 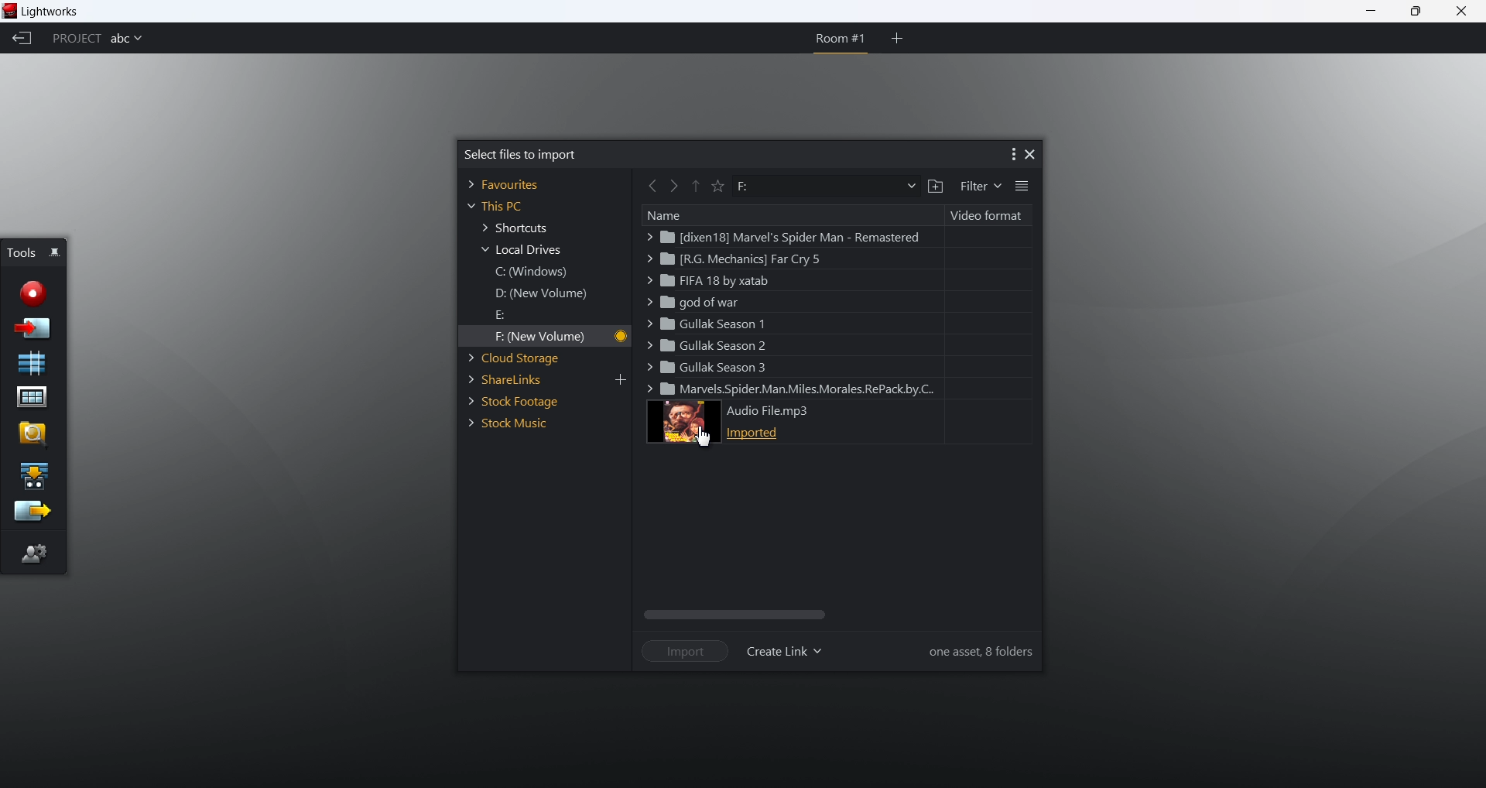 What do you see at coordinates (516, 230) in the screenshot?
I see `shortcuts` at bounding box center [516, 230].